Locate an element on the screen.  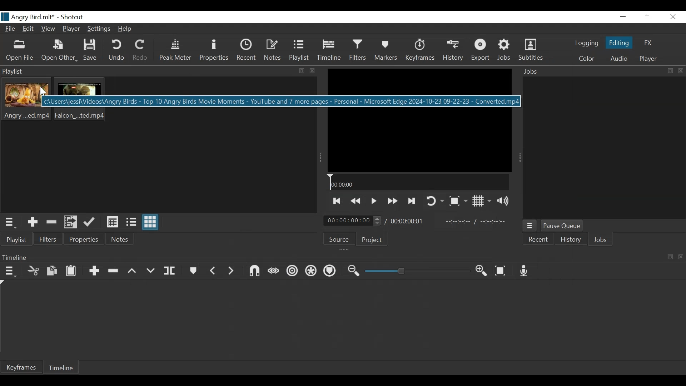
Playlist Panel is located at coordinates (159, 71).